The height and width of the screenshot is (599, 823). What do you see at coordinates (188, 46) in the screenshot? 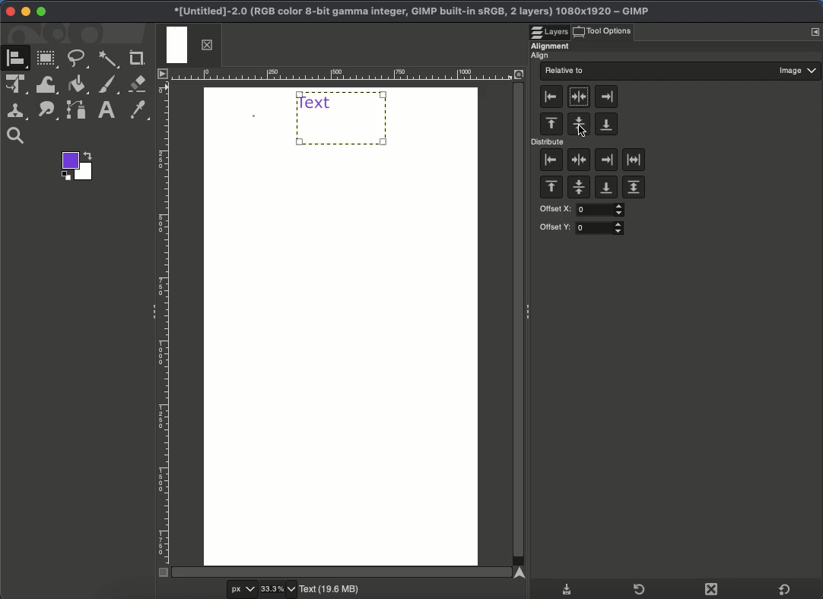
I see `Tab` at bounding box center [188, 46].